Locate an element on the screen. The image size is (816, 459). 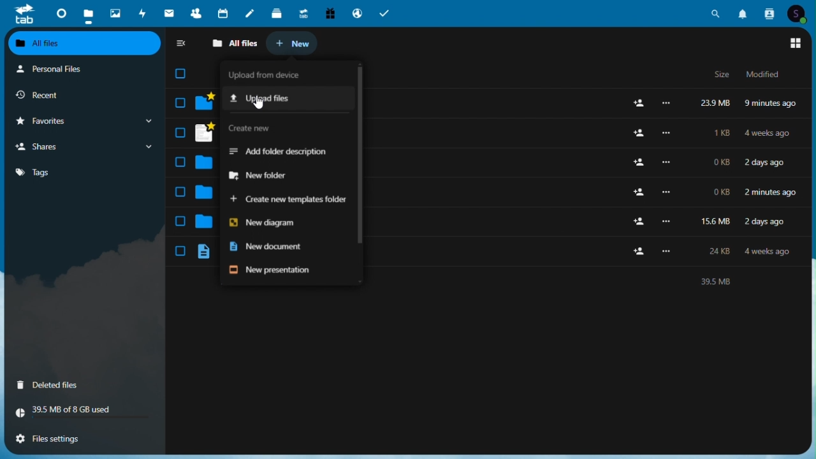
tab is located at coordinates (25, 13).